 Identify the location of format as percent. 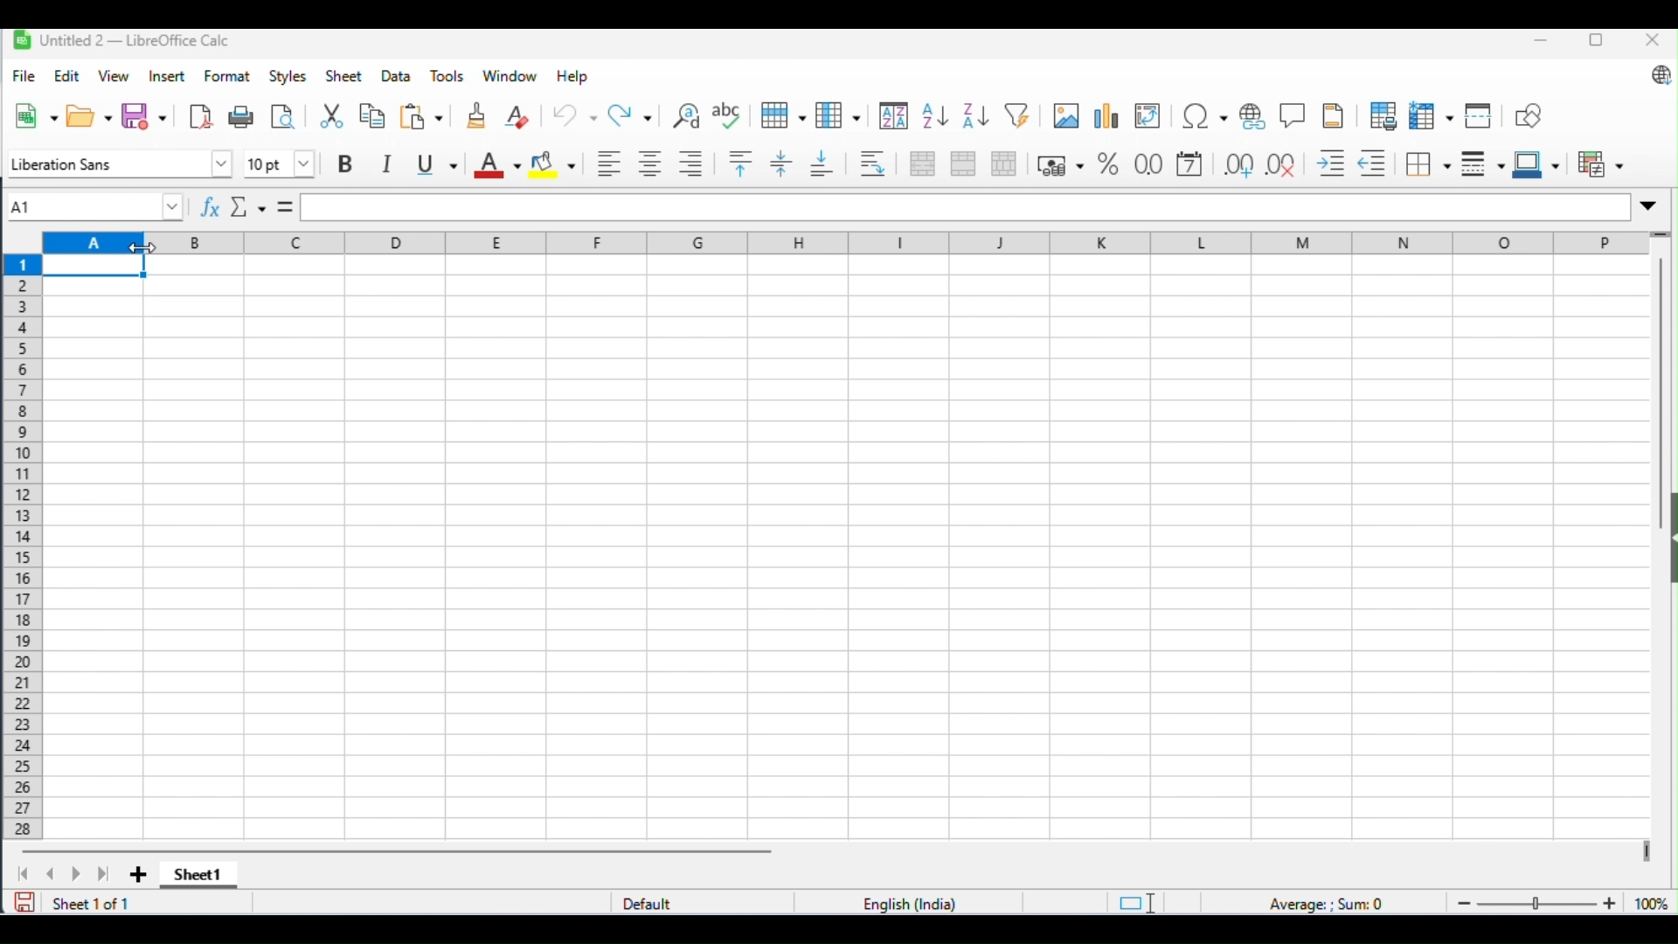
(1059, 164).